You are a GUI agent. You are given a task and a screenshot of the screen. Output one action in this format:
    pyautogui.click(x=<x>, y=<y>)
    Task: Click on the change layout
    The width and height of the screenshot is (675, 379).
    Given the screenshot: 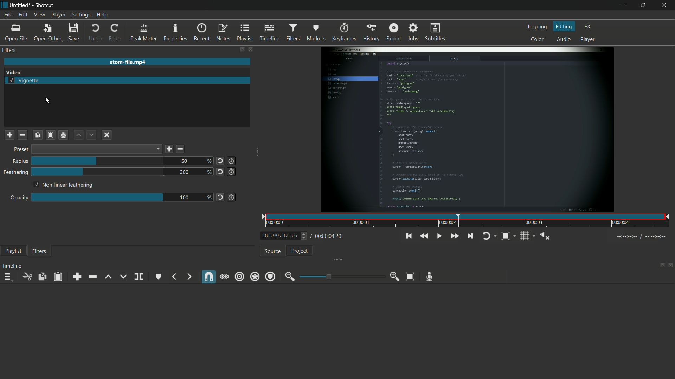 What is the action you would take?
    pyautogui.click(x=242, y=50)
    